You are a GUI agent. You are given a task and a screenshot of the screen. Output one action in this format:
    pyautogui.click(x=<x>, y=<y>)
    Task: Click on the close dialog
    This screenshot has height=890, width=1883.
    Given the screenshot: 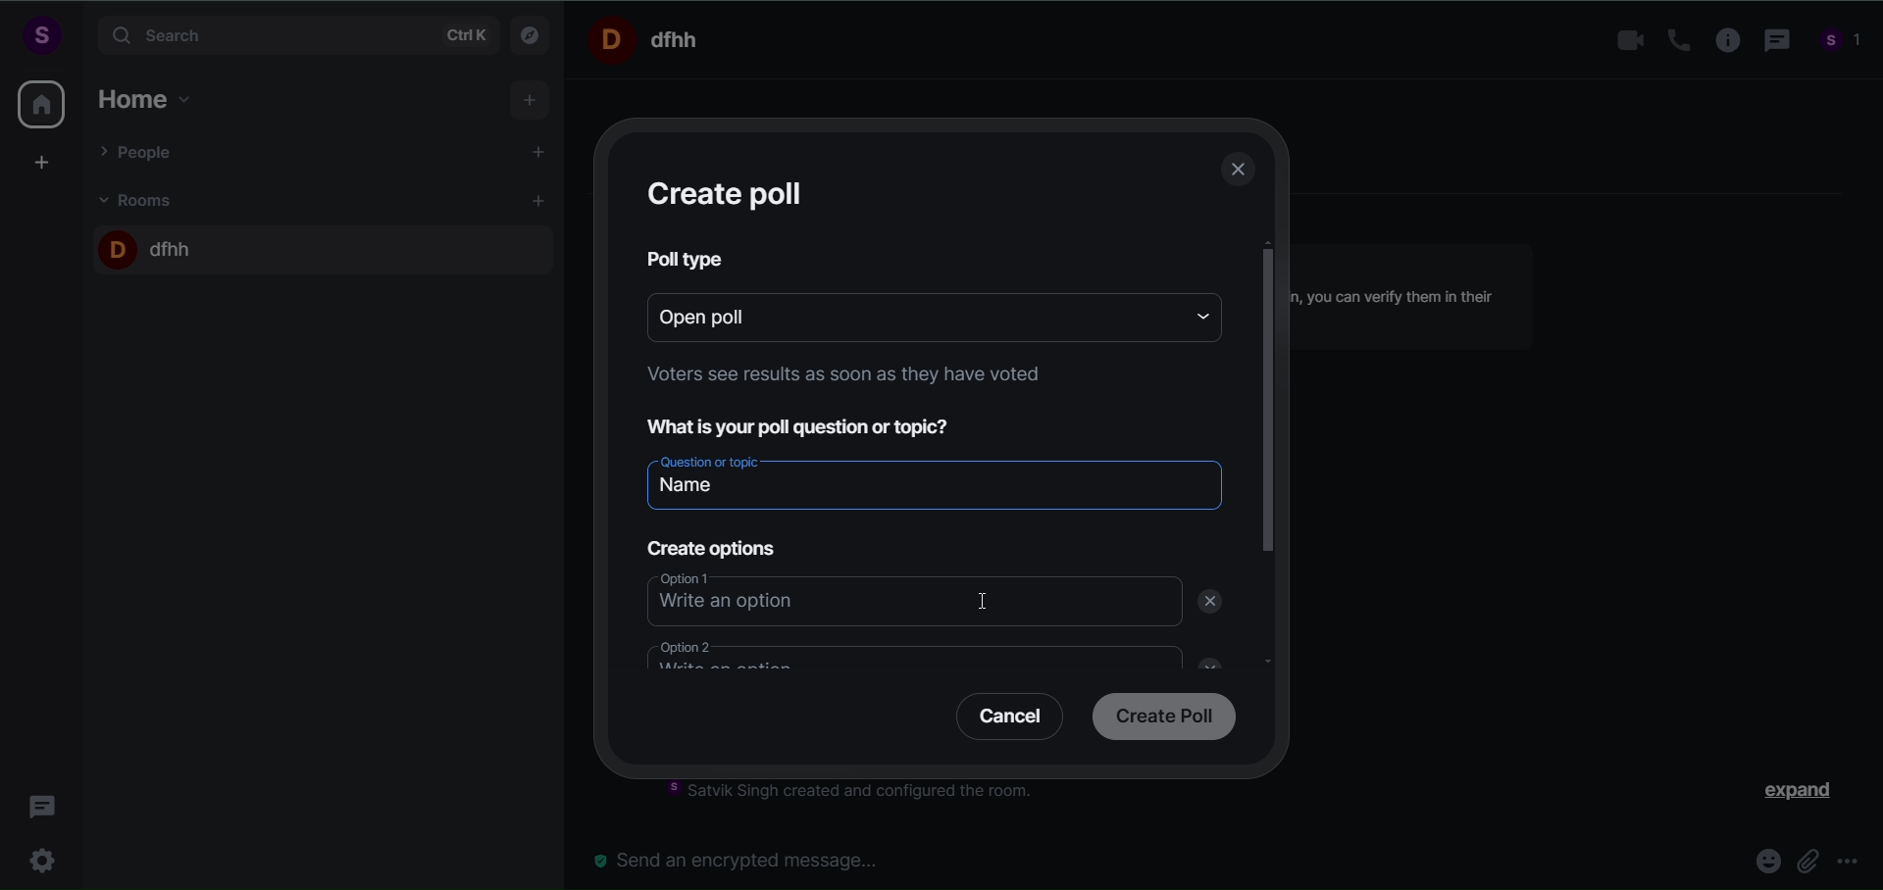 What is the action you would take?
    pyautogui.click(x=1240, y=173)
    